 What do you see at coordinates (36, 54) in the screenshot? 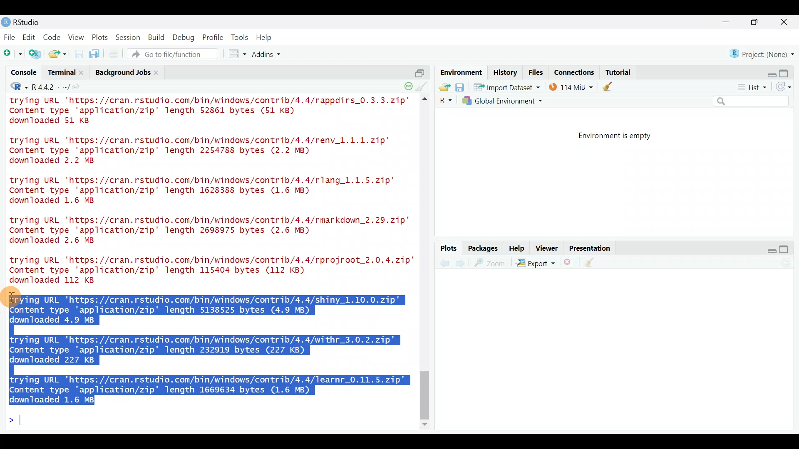
I see `Create a project` at bounding box center [36, 54].